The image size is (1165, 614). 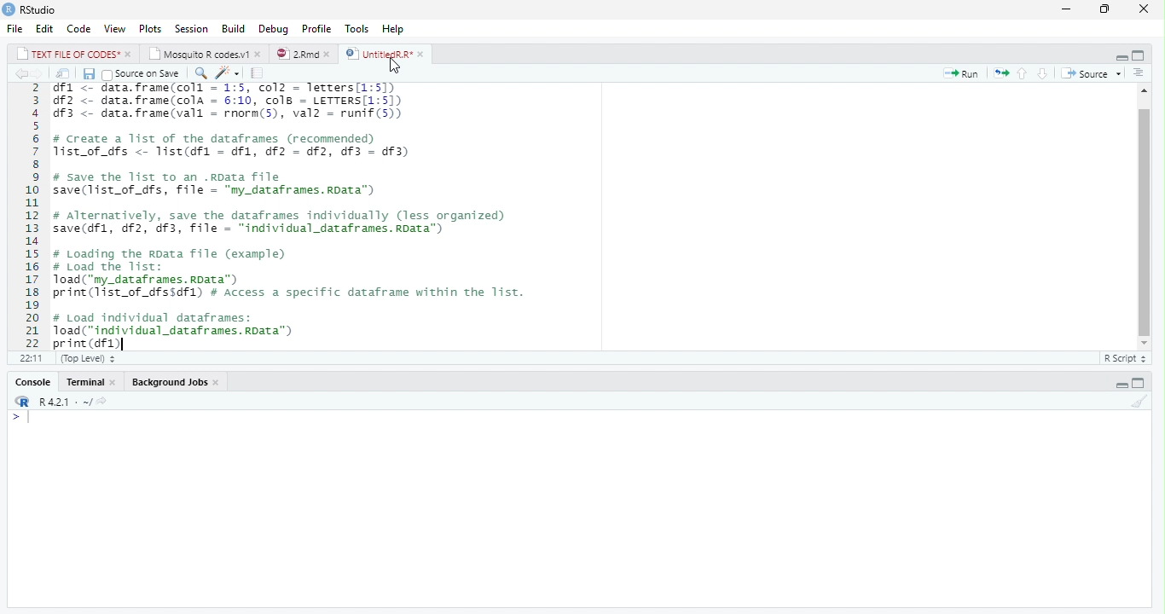 I want to click on Console, so click(x=32, y=382).